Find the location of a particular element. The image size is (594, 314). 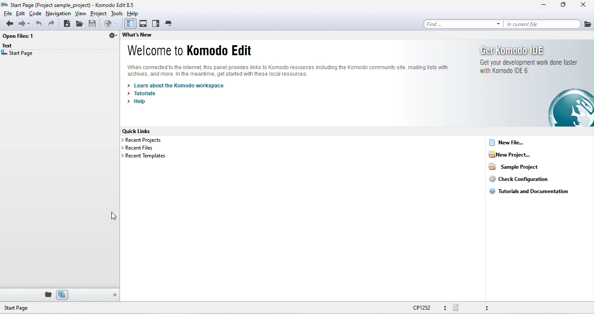

in current file is located at coordinates (542, 24).